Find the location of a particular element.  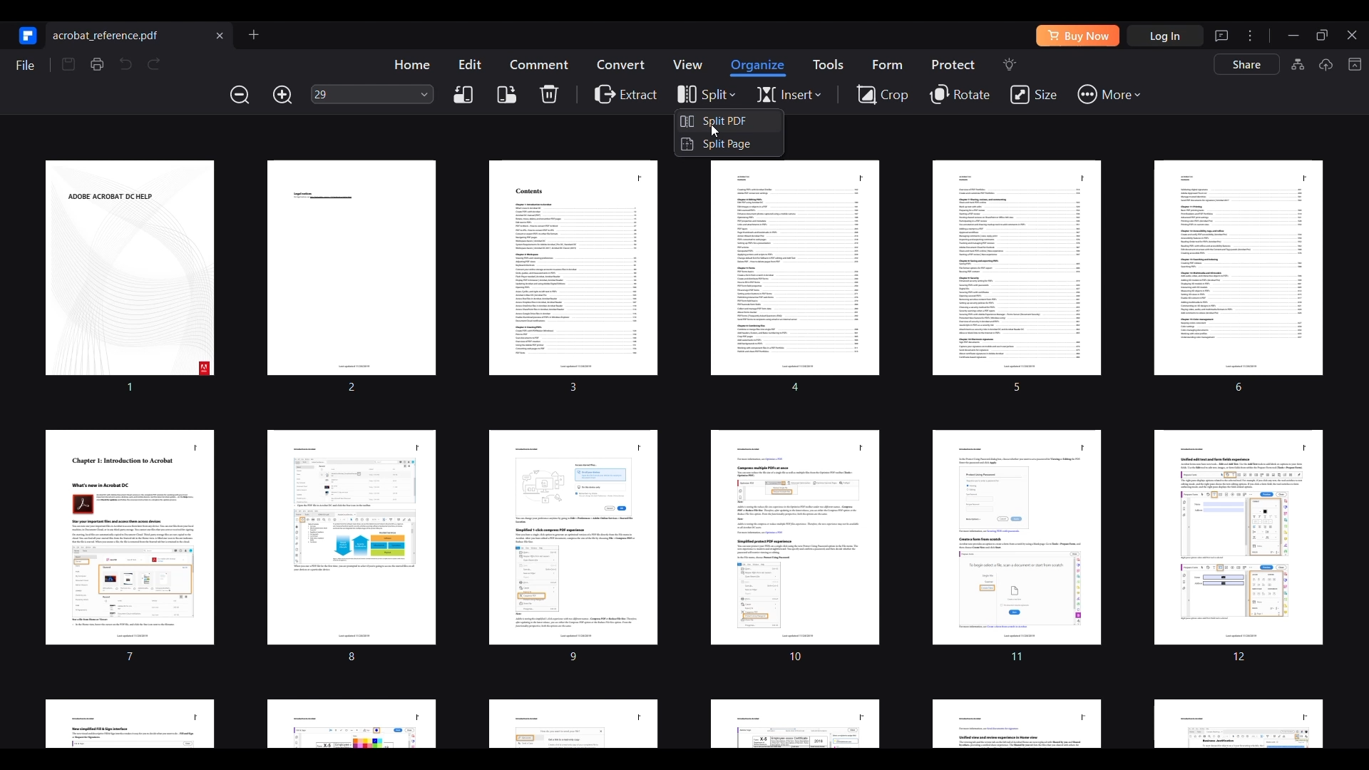

Split PDF is located at coordinates (728, 120).